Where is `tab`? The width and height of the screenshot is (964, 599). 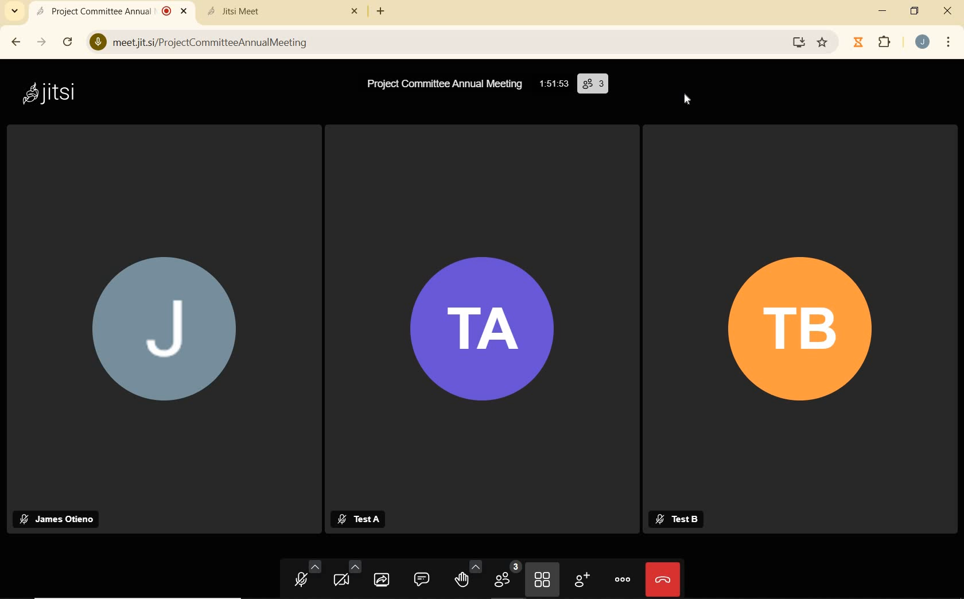
tab is located at coordinates (273, 13).